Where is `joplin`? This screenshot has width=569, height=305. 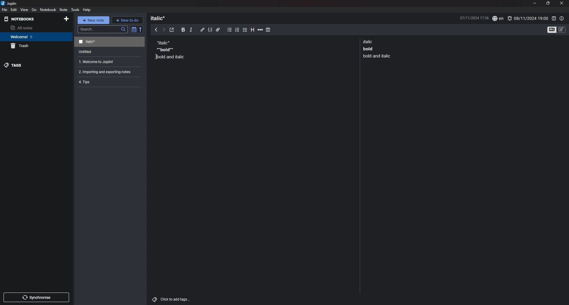 joplin is located at coordinates (9, 3).